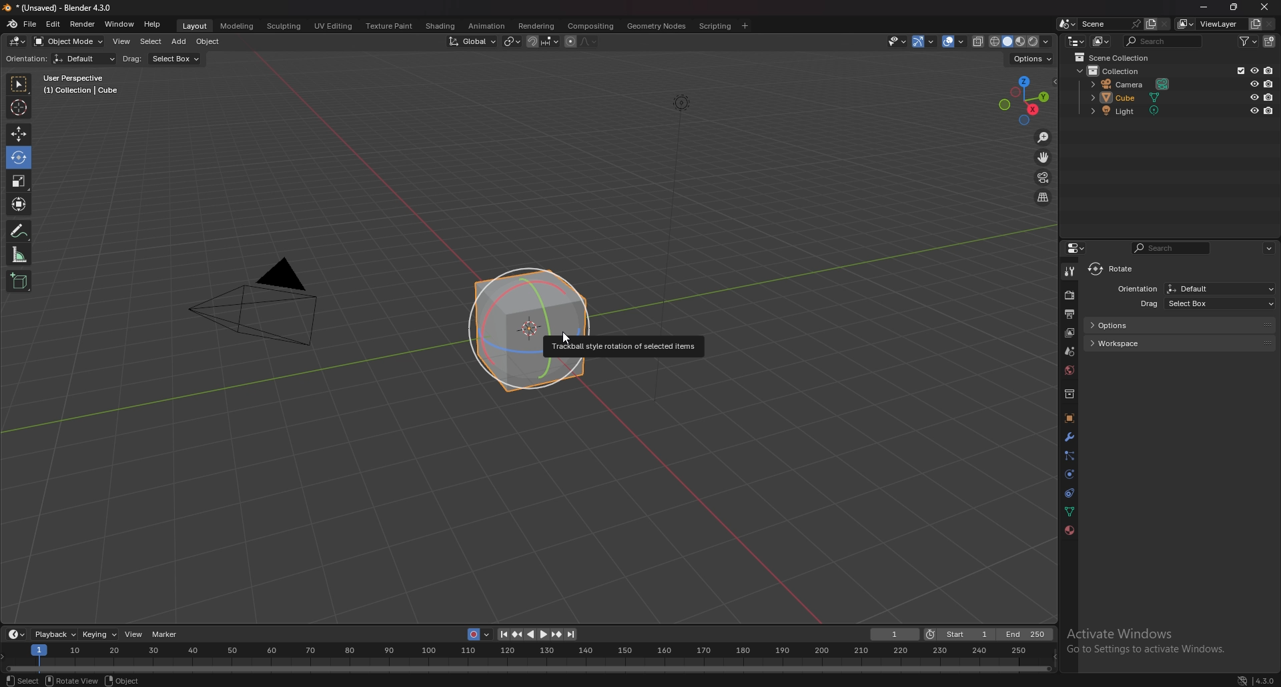  What do you see at coordinates (1070, 295) in the screenshot?
I see `render` at bounding box center [1070, 295].